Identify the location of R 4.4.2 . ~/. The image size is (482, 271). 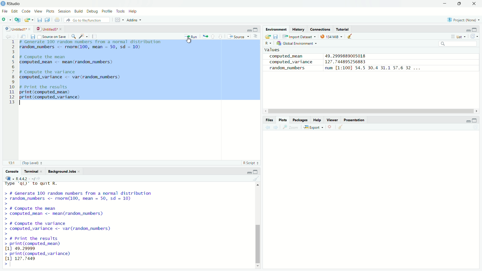
(26, 178).